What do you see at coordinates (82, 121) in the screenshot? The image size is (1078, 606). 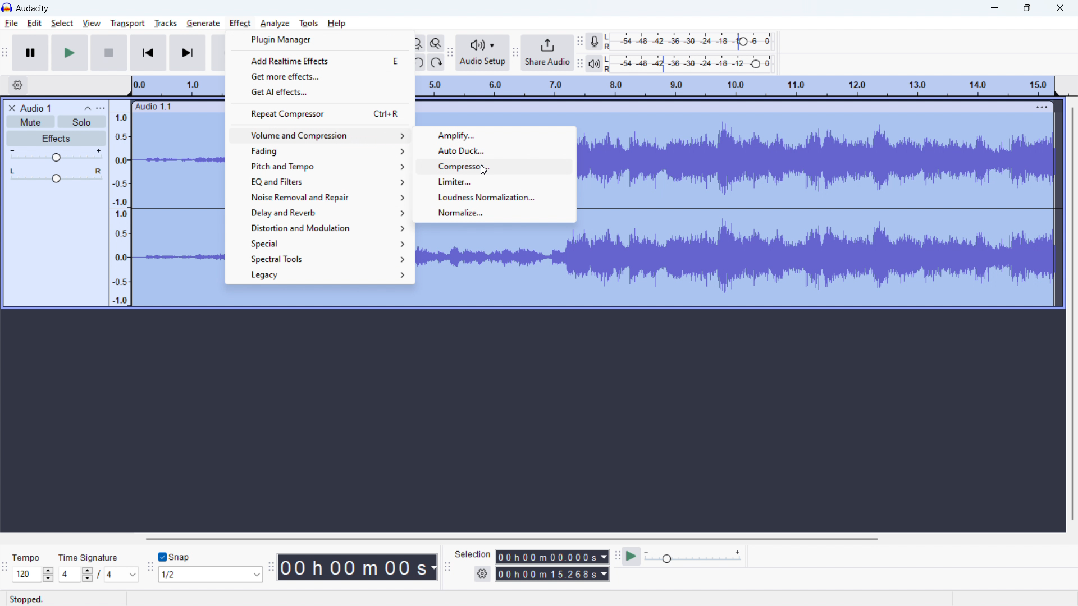 I see `solo` at bounding box center [82, 121].